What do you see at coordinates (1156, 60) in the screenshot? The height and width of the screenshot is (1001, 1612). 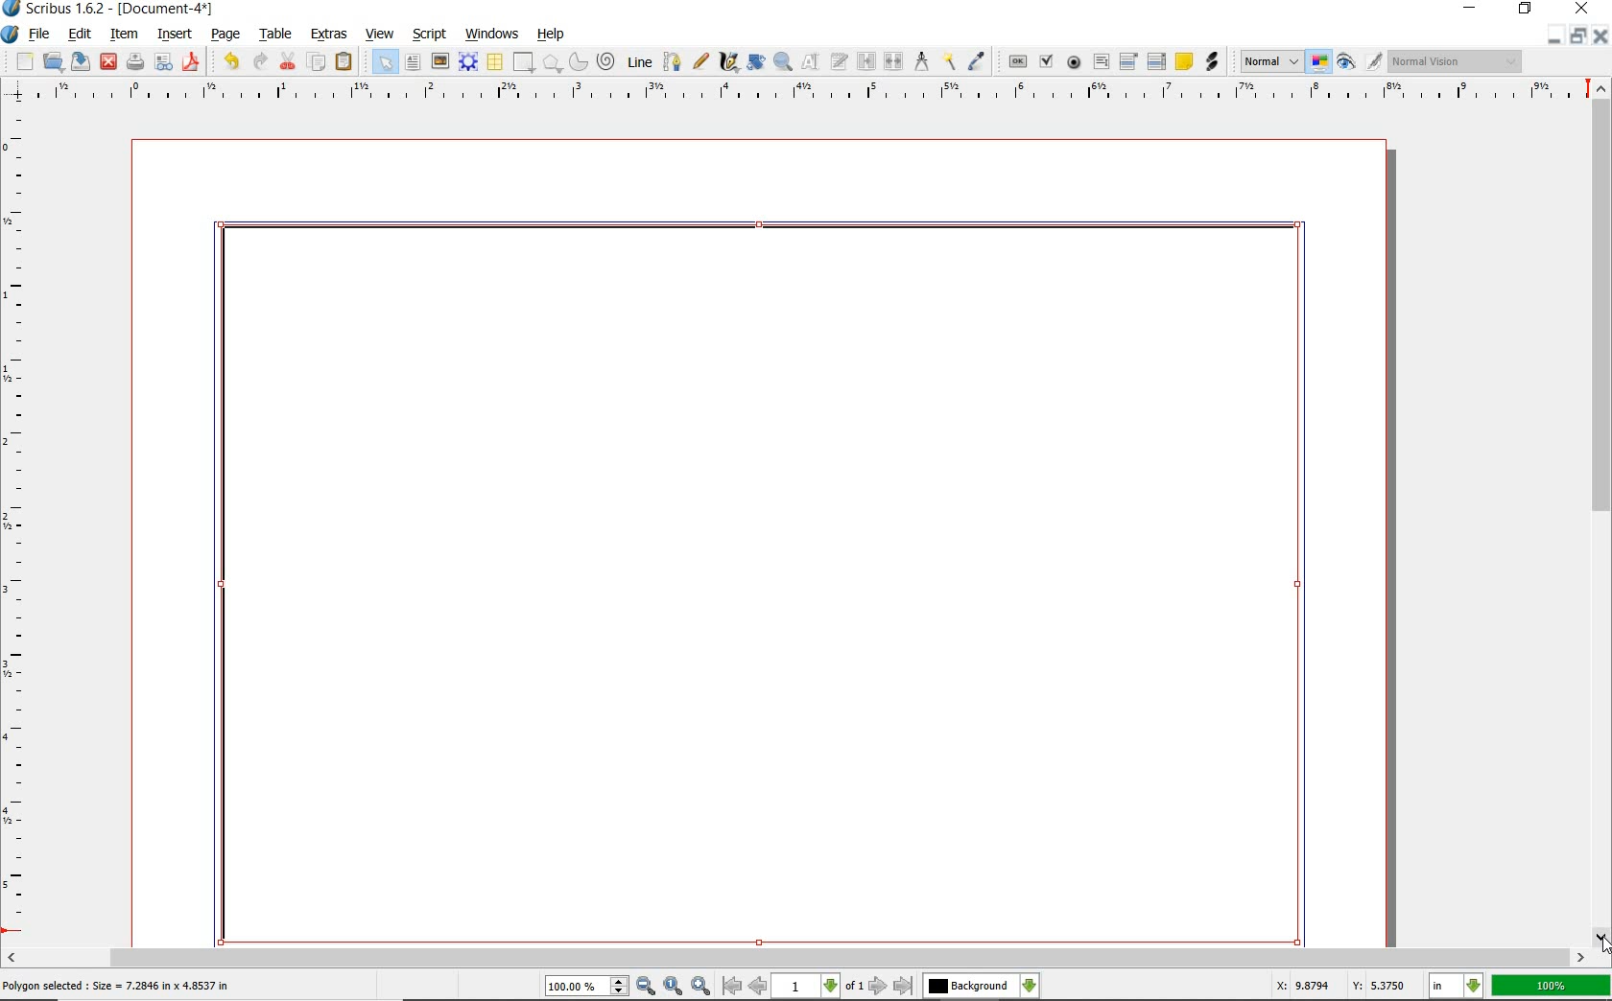 I see `pdf list box` at bounding box center [1156, 60].